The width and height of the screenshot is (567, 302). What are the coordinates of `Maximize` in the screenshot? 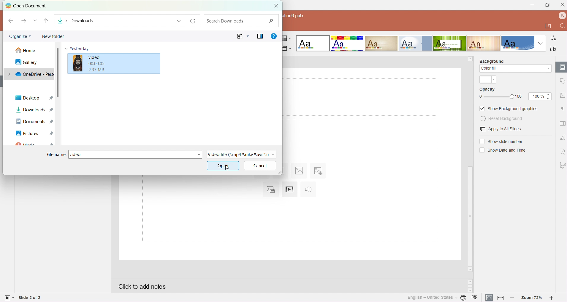 It's located at (547, 6).